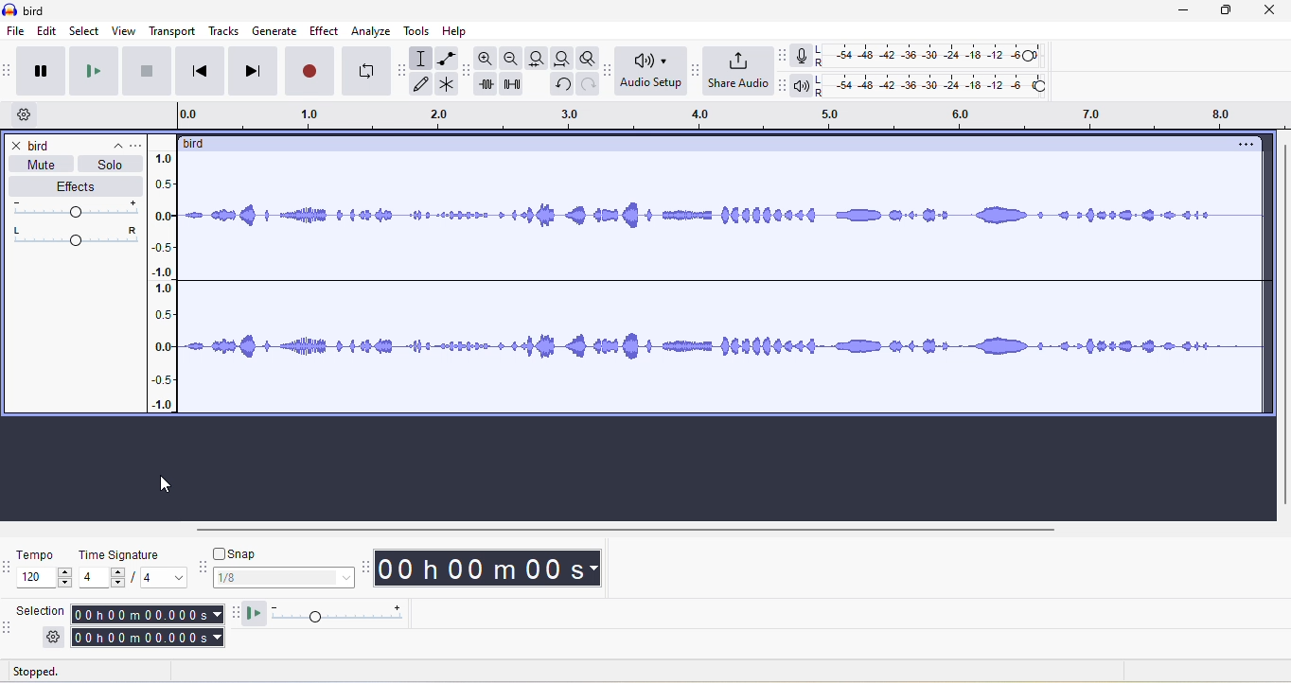  Describe the element at coordinates (778, 55) in the screenshot. I see `audacity recording meter toolbar` at that location.